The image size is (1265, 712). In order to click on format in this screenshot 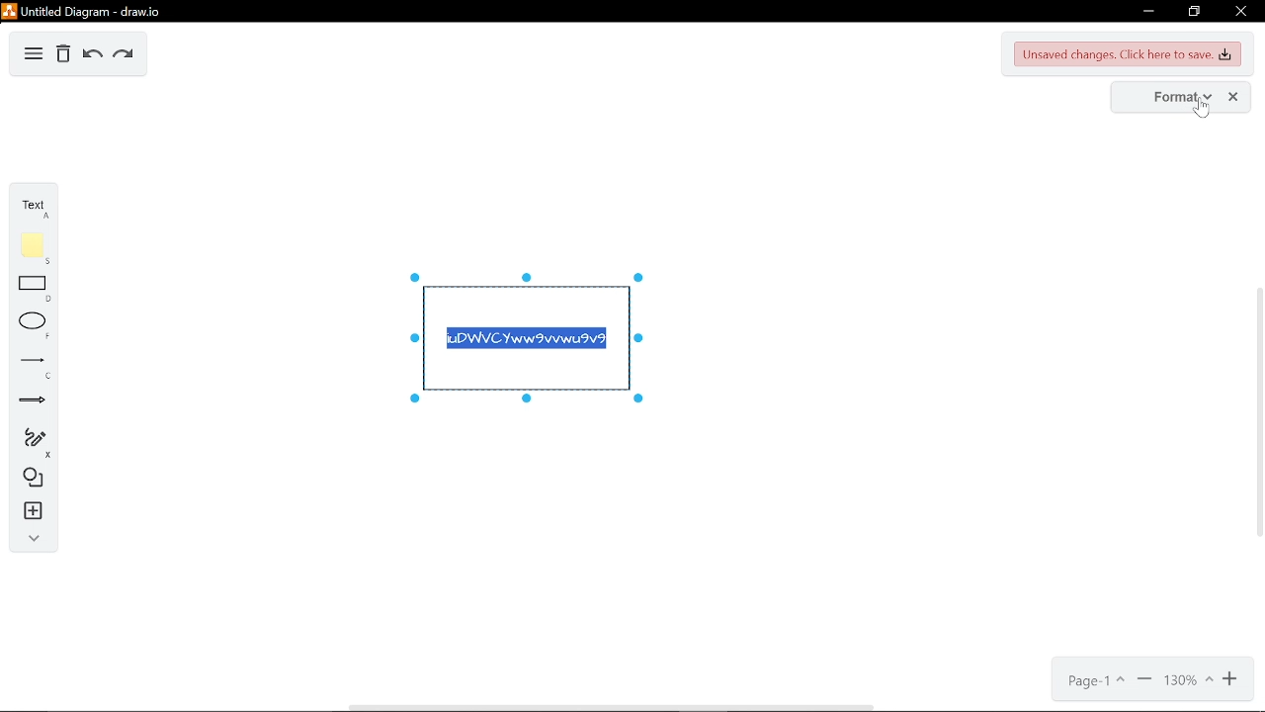, I will do `click(1169, 97)`.